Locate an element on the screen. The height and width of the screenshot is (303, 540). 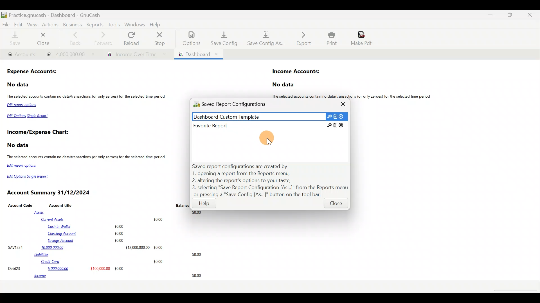
Stop is located at coordinates (161, 38).